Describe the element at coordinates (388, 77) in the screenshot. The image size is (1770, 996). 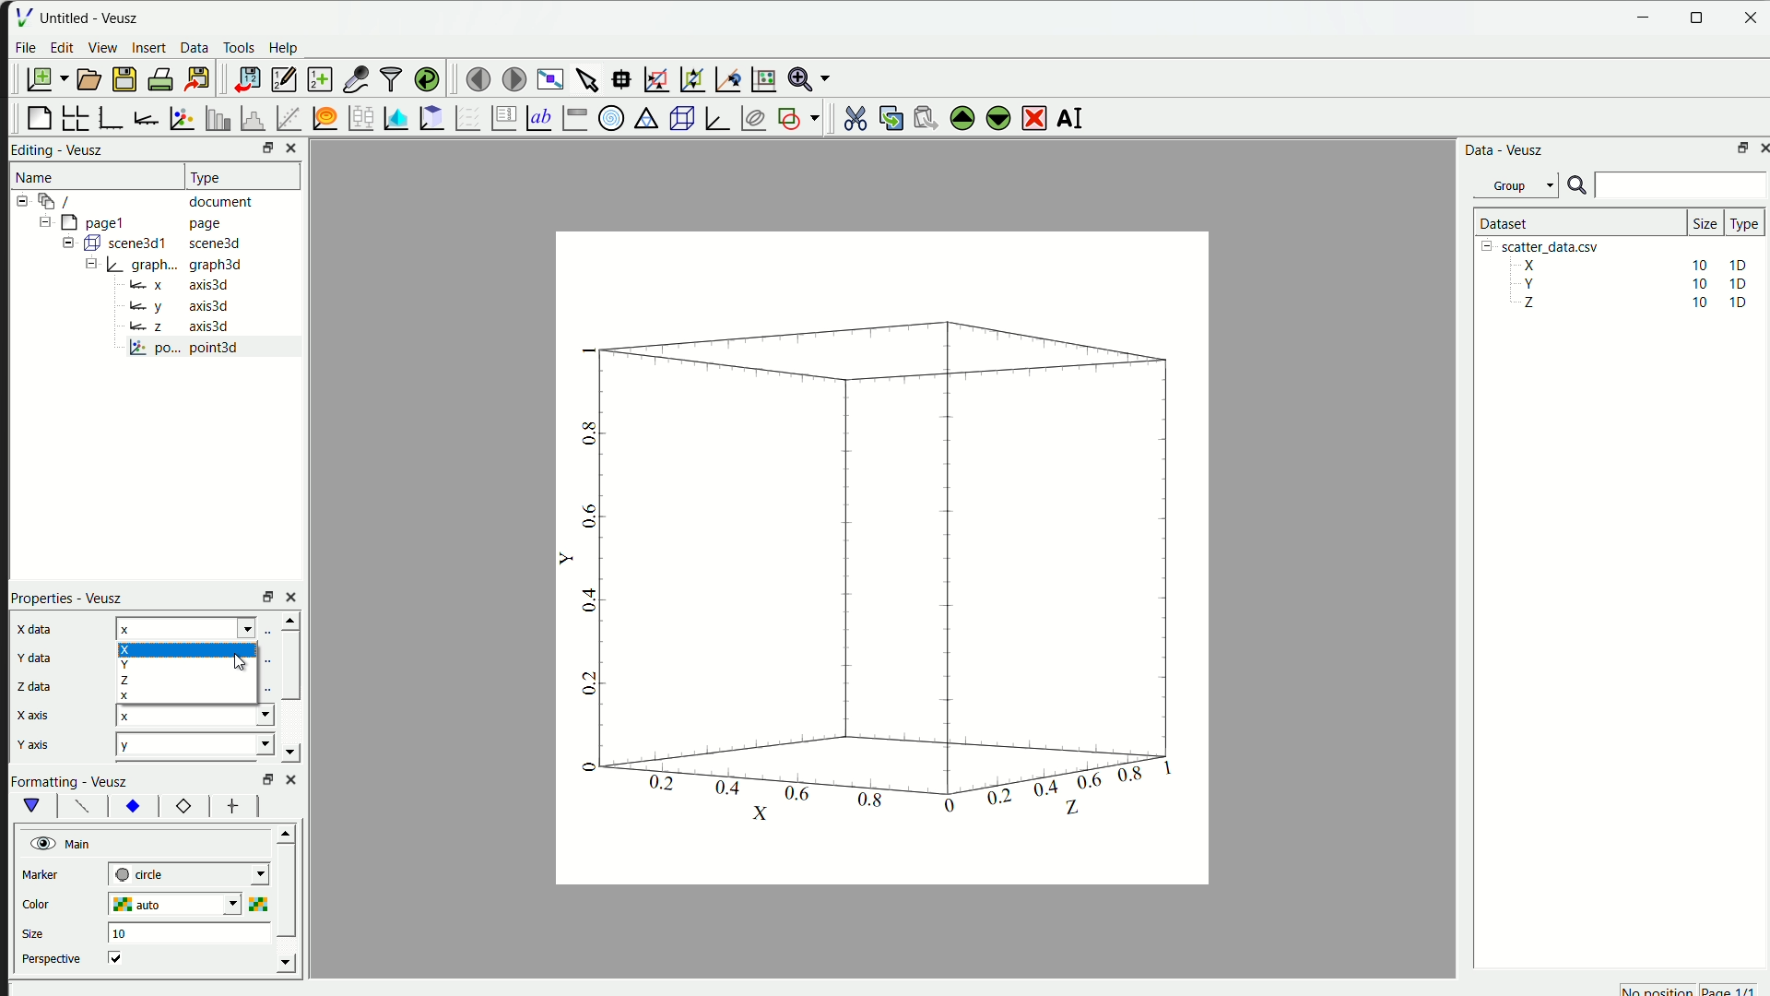
I see `filter data` at that location.